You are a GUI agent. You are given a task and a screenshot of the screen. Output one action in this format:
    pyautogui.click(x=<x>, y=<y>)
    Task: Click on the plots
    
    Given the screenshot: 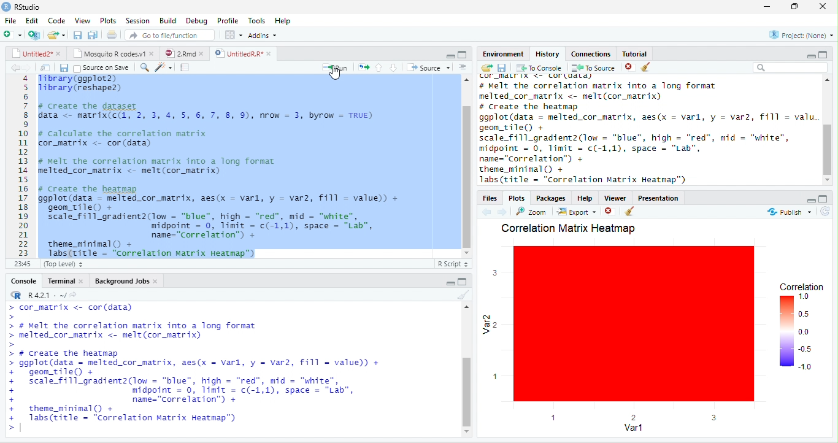 What is the action you would take?
    pyautogui.click(x=518, y=198)
    